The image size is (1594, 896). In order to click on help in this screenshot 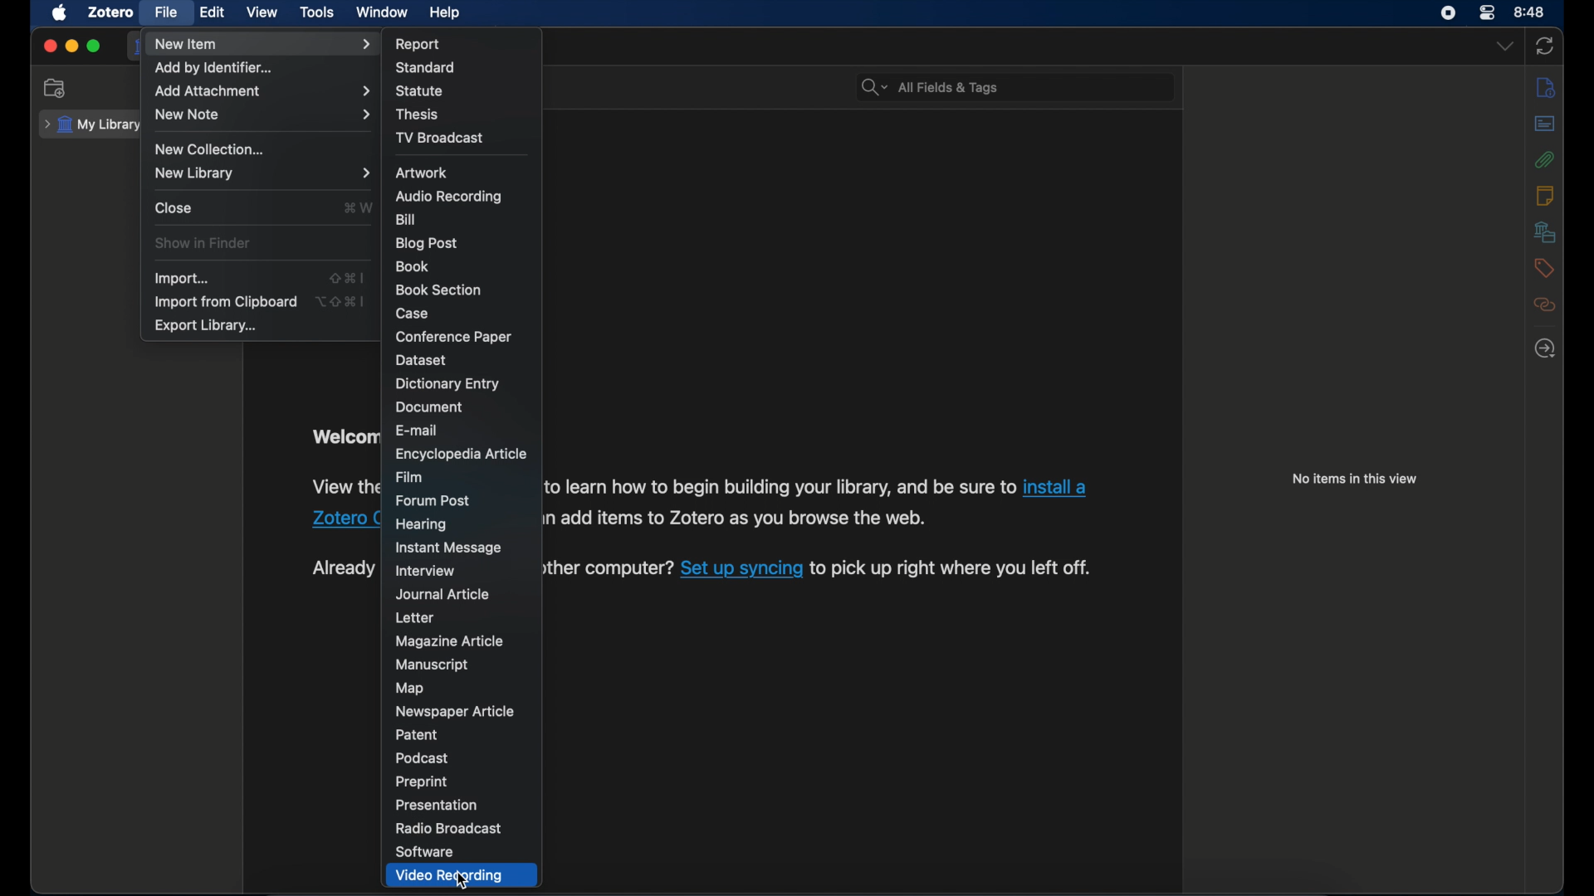, I will do `click(447, 13)`.